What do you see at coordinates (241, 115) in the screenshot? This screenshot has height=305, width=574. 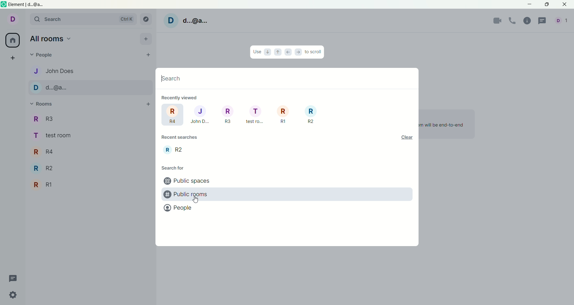 I see `rooms recently viewed` at bounding box center [241, 115].